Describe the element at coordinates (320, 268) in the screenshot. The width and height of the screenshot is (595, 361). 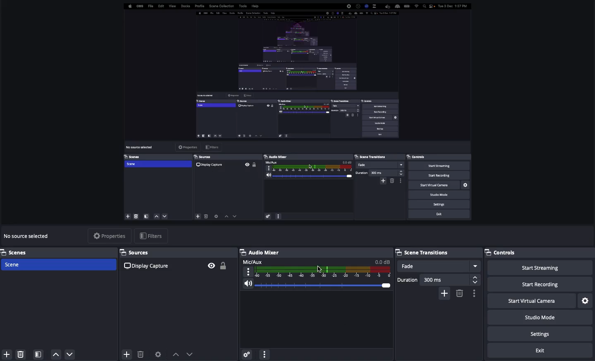
I see `Click` at that location.